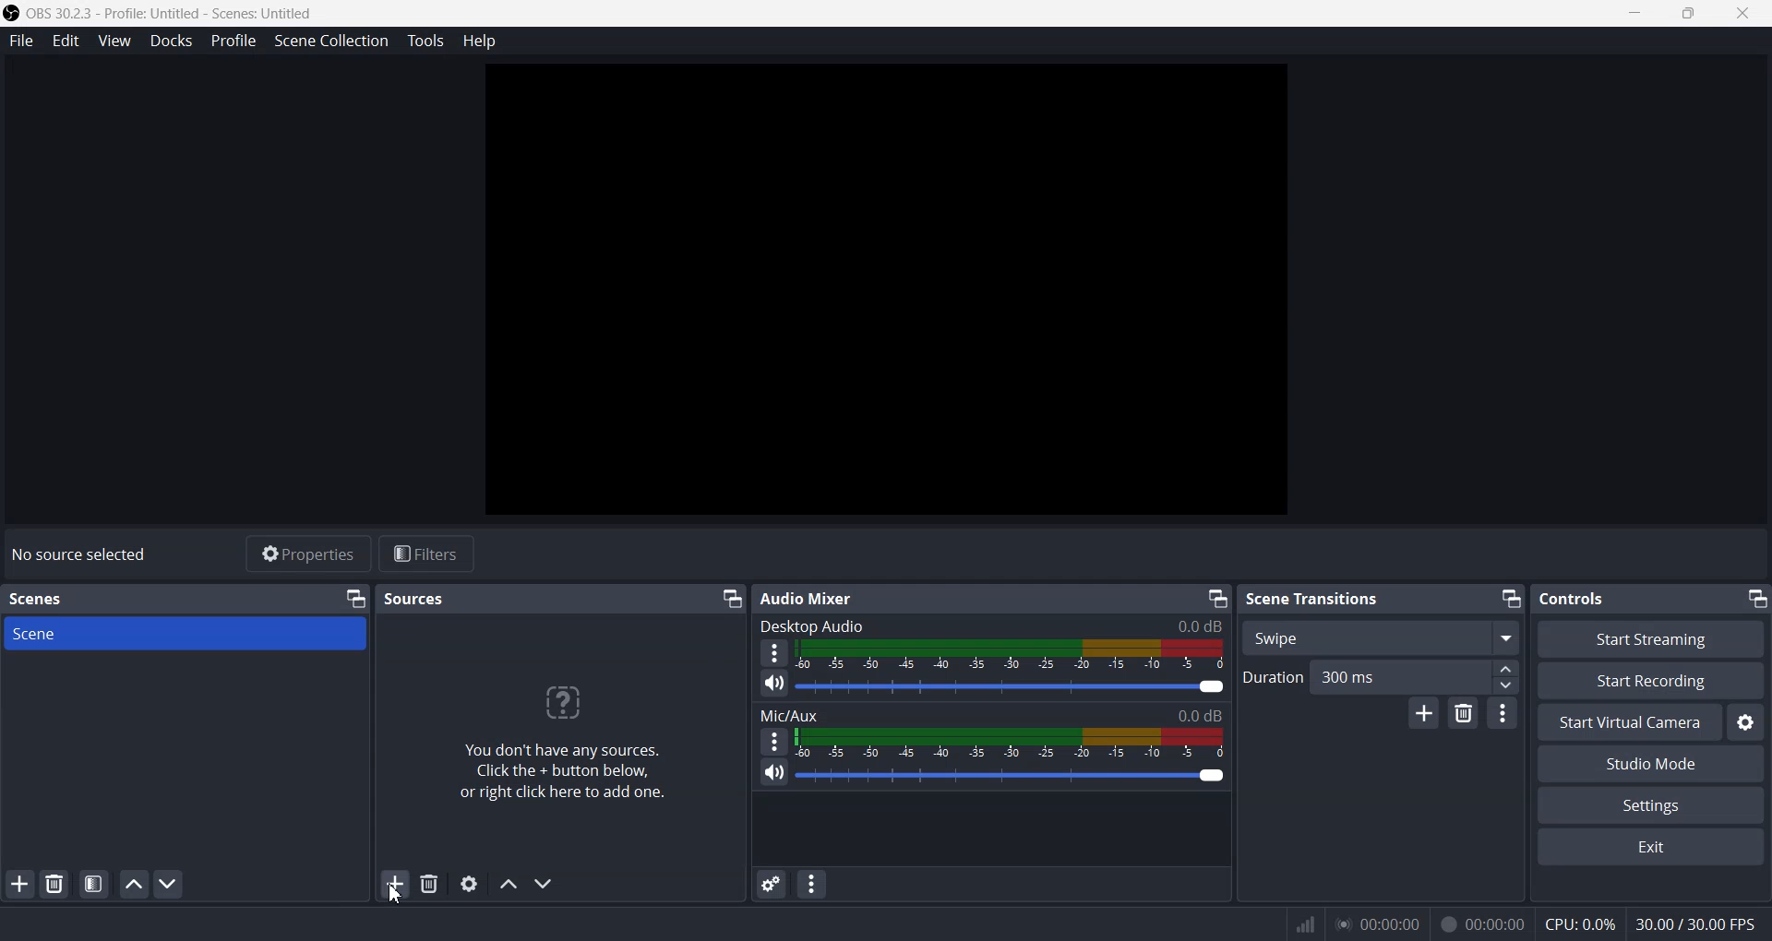 This screenshot has width=1772, height=941. Describe the element at coordinates (774, 684) in the screenshot. I see `Mute/ Unmute` at that location.